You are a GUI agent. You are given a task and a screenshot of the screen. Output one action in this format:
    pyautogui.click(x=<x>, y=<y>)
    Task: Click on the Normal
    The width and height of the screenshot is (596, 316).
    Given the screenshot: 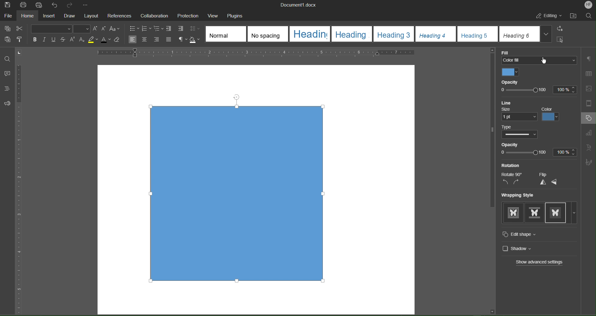 What is the action you would take?
    pyautogui.click(x=225, y=33)
    